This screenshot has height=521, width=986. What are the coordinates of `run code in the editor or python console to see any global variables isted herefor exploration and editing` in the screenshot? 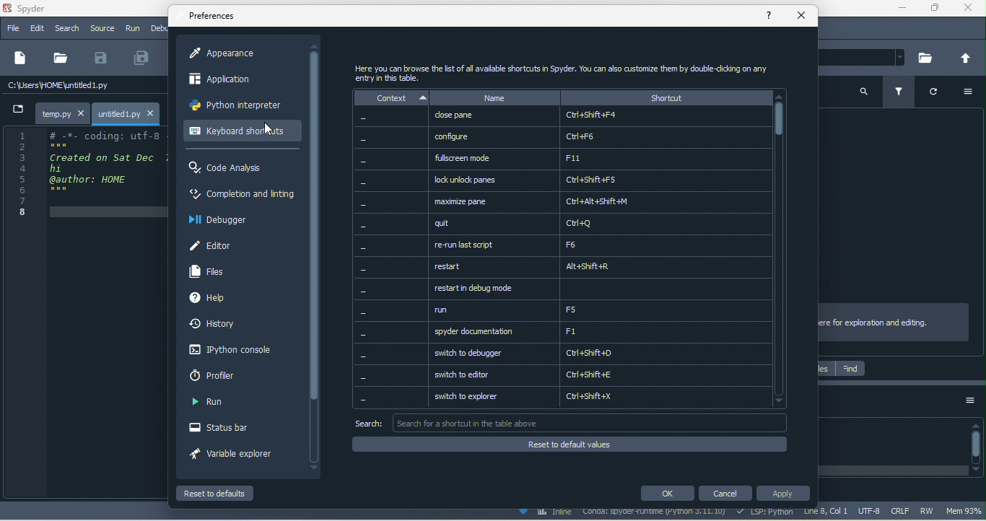 It's located at (896, 322).